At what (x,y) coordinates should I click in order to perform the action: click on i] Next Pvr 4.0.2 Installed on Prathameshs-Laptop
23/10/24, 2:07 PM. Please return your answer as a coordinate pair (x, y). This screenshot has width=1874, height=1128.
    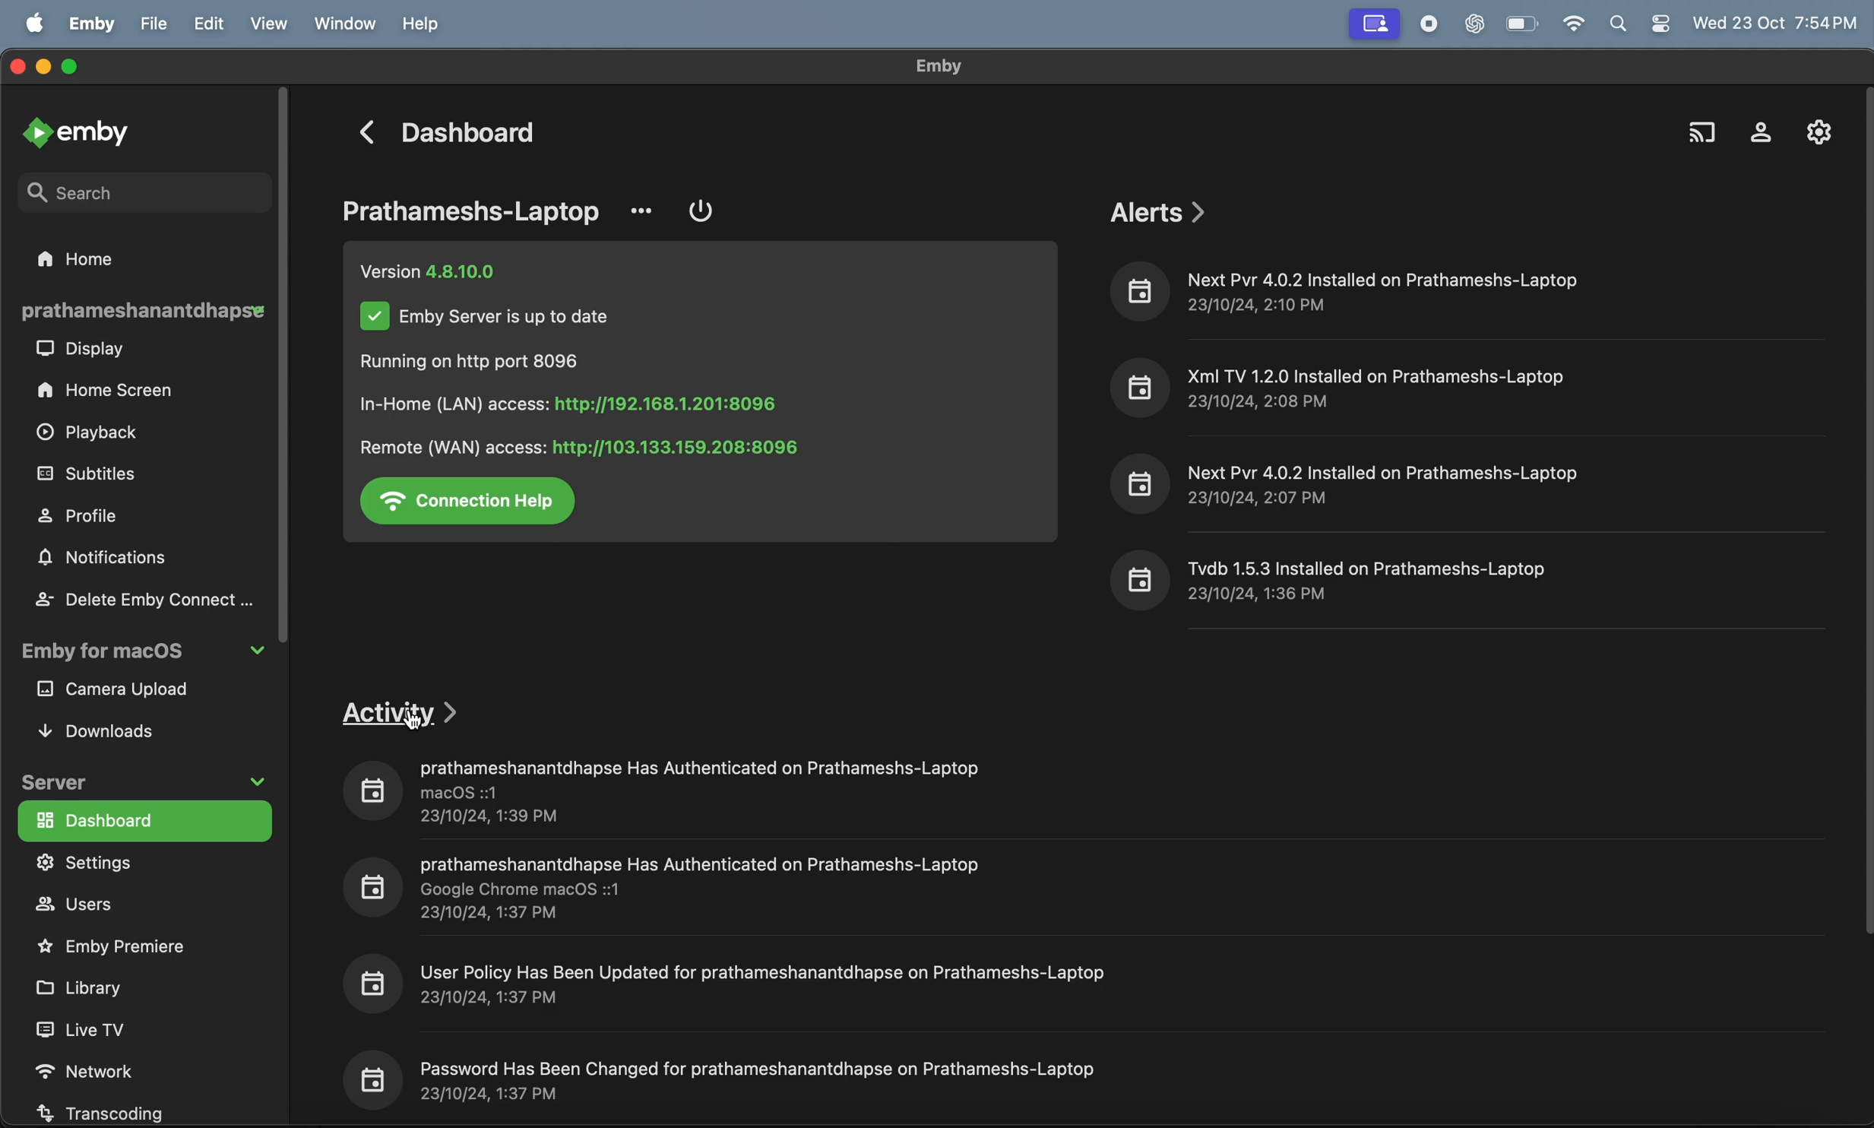
    Looking at the image, I should click on (1347, 483).